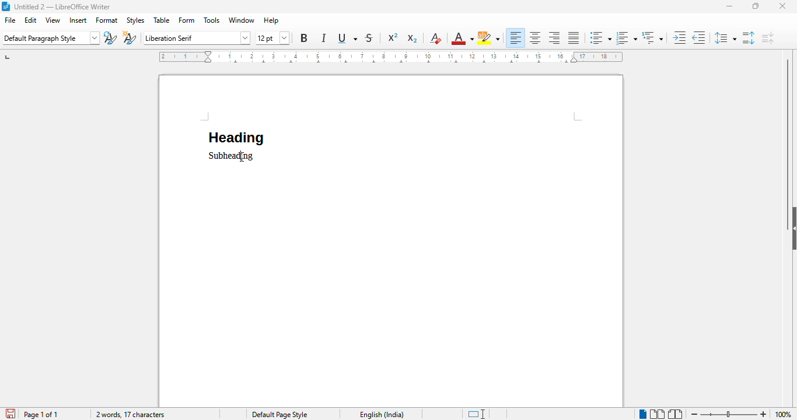 This screenshot has height=420, width=797. What do you see at coordinates (600, 38) in the screenshot?
I see `toggle unordered list` at bounding box center [600, 38].